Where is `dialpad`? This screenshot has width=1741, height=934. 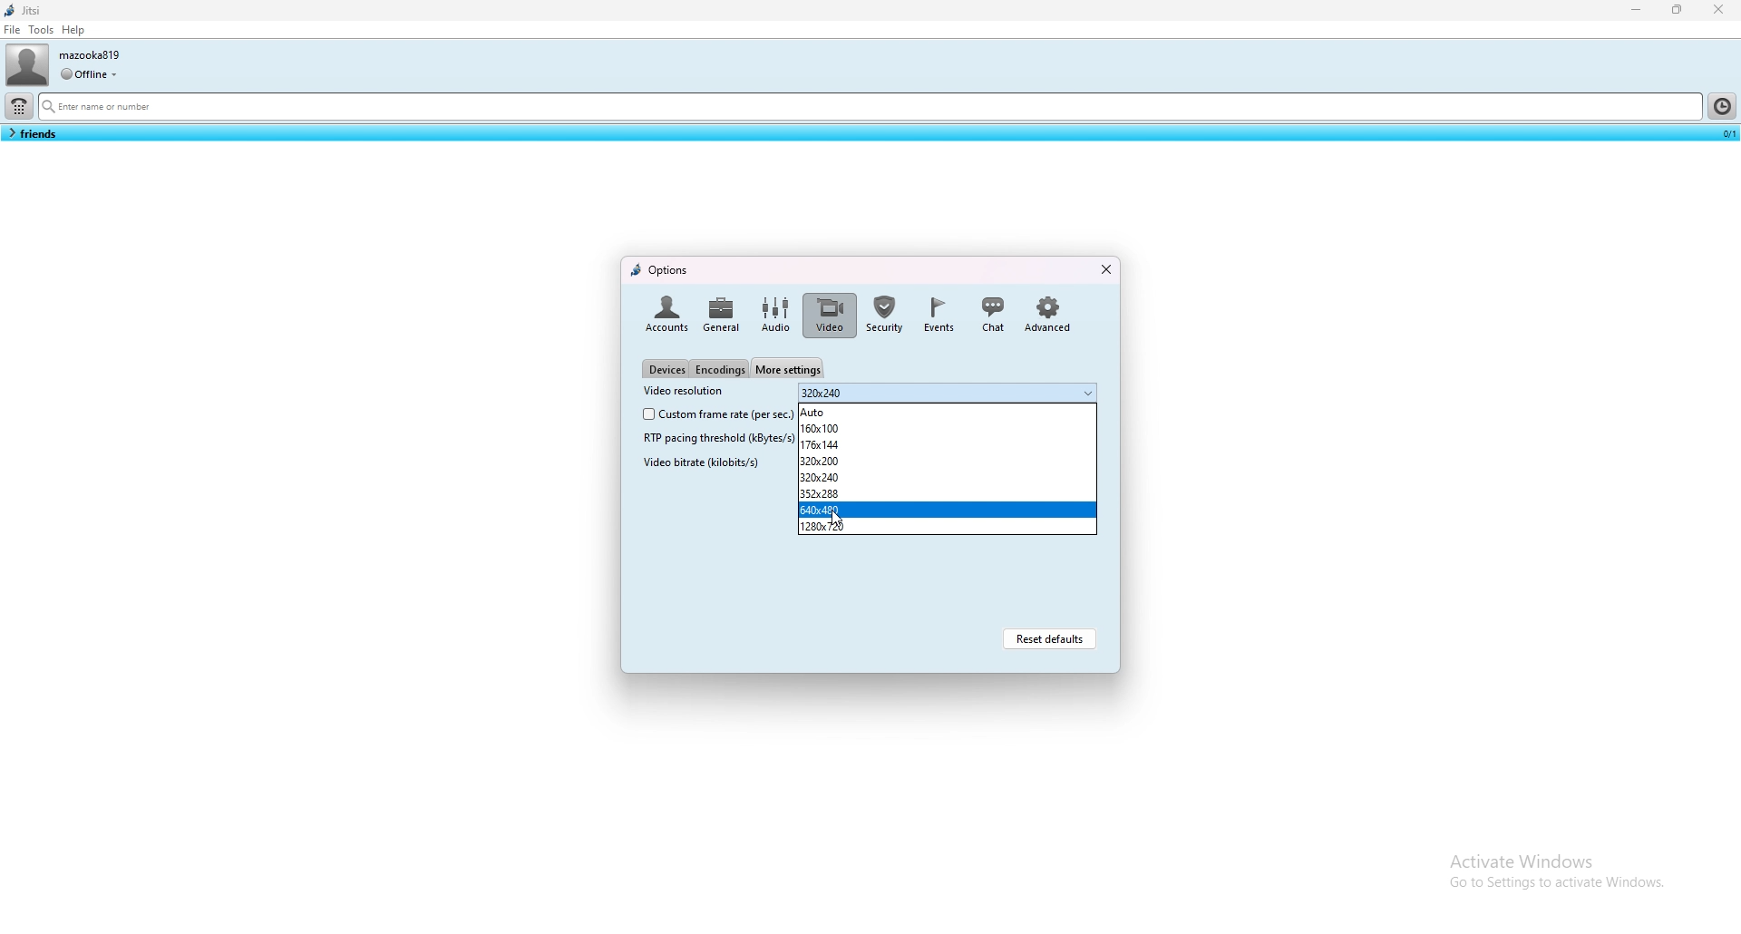
dialpad is located at coordinates (19, 106).